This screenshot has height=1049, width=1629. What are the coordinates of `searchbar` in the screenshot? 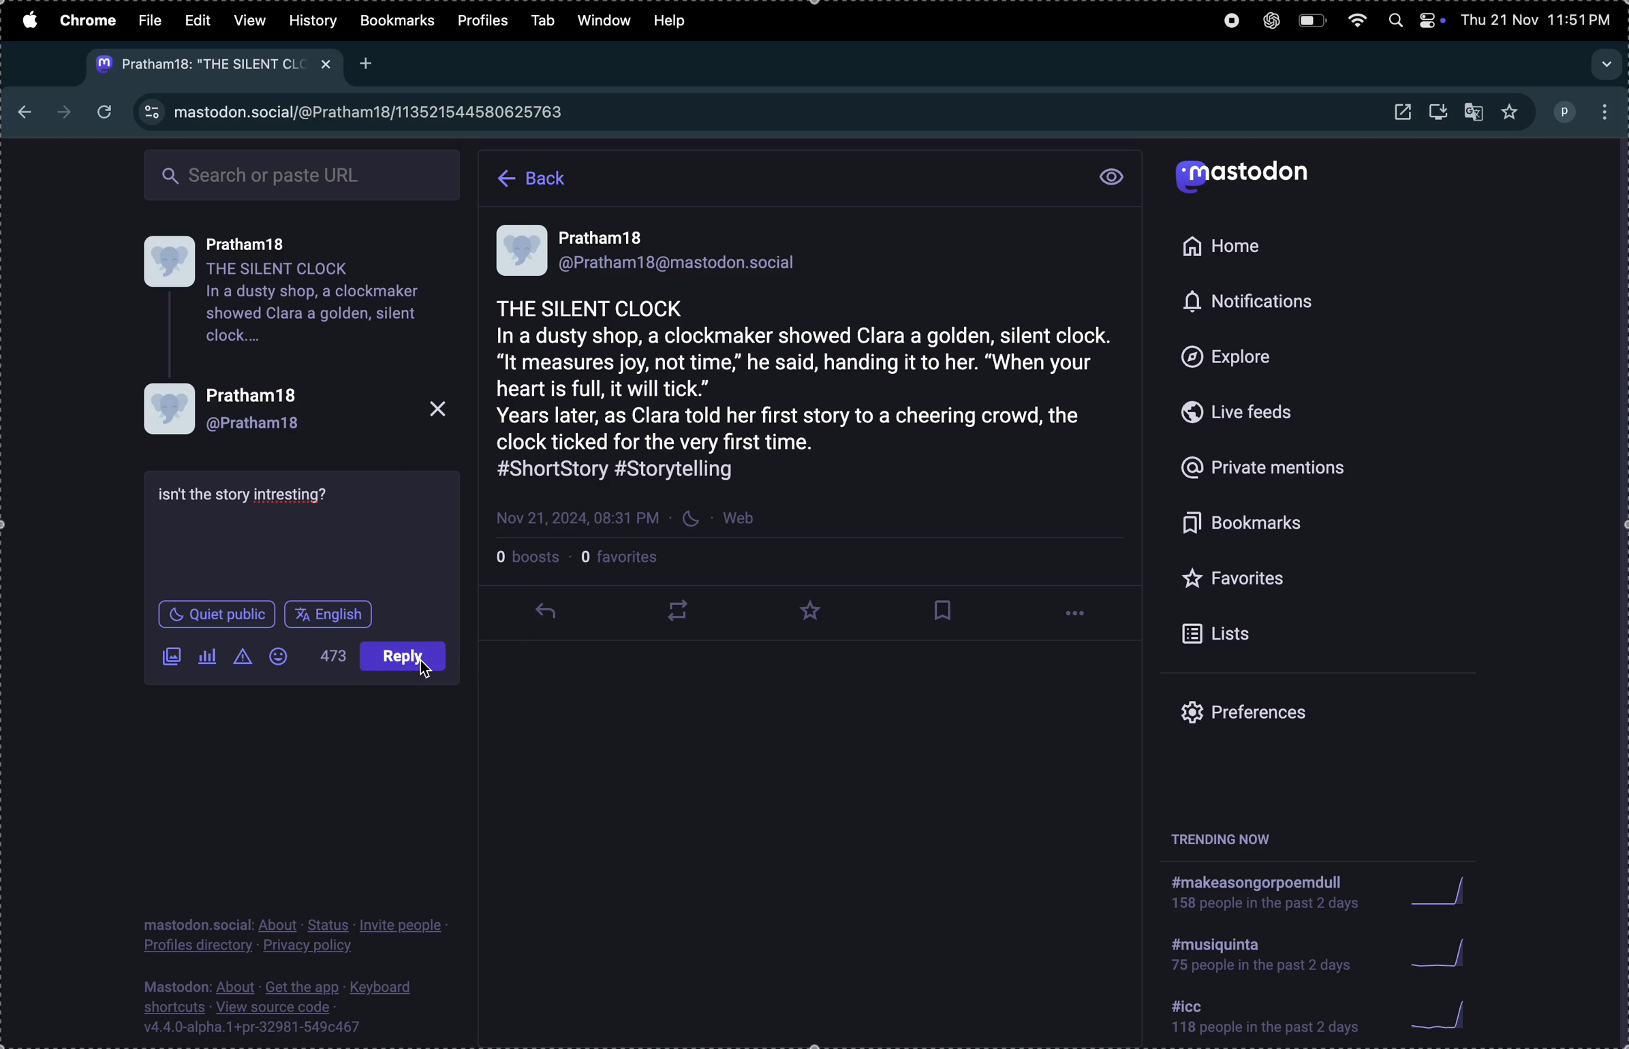 It's located at (305, 172).